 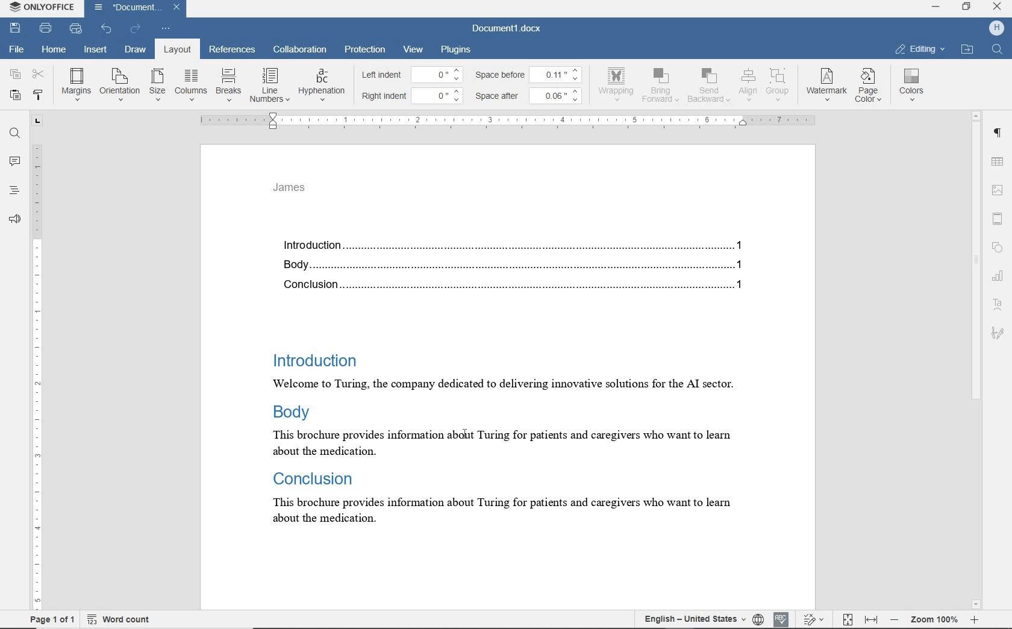 What do you see at coordinates (746, 84) in the screenshot?
I see `align` at bounding box center [746, 84].